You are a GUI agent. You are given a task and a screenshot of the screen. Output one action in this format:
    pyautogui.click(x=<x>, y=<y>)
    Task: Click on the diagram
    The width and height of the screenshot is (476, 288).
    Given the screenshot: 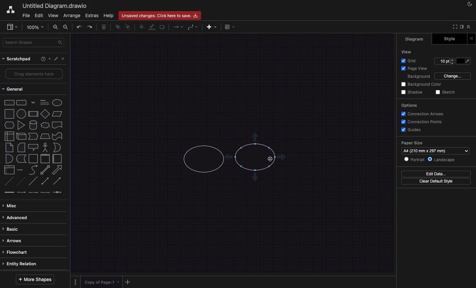 What is the action you would take?
    pyautogui.click(x=416, y=39)
    